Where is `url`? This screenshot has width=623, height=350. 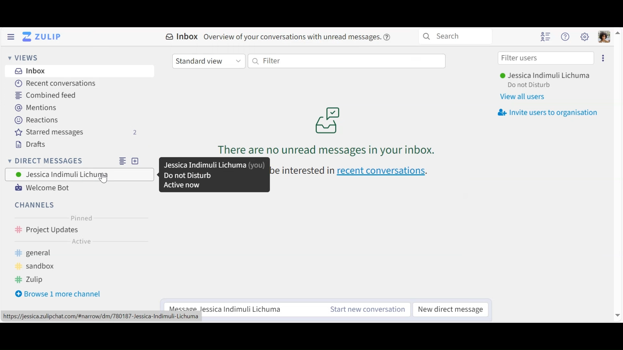
url is located at coordinates (104, 317).